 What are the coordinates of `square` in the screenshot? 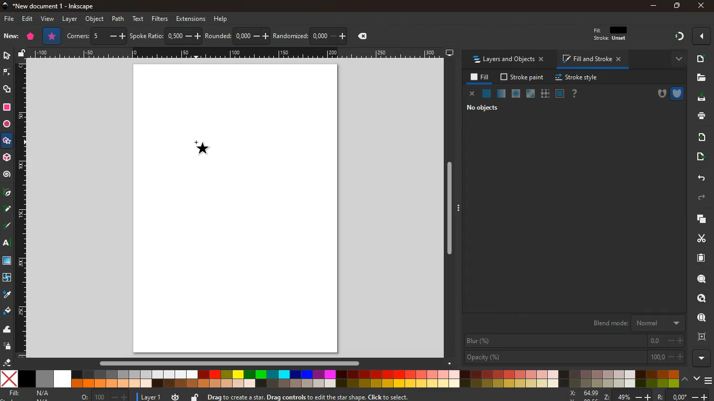 It's located at (7, 262).